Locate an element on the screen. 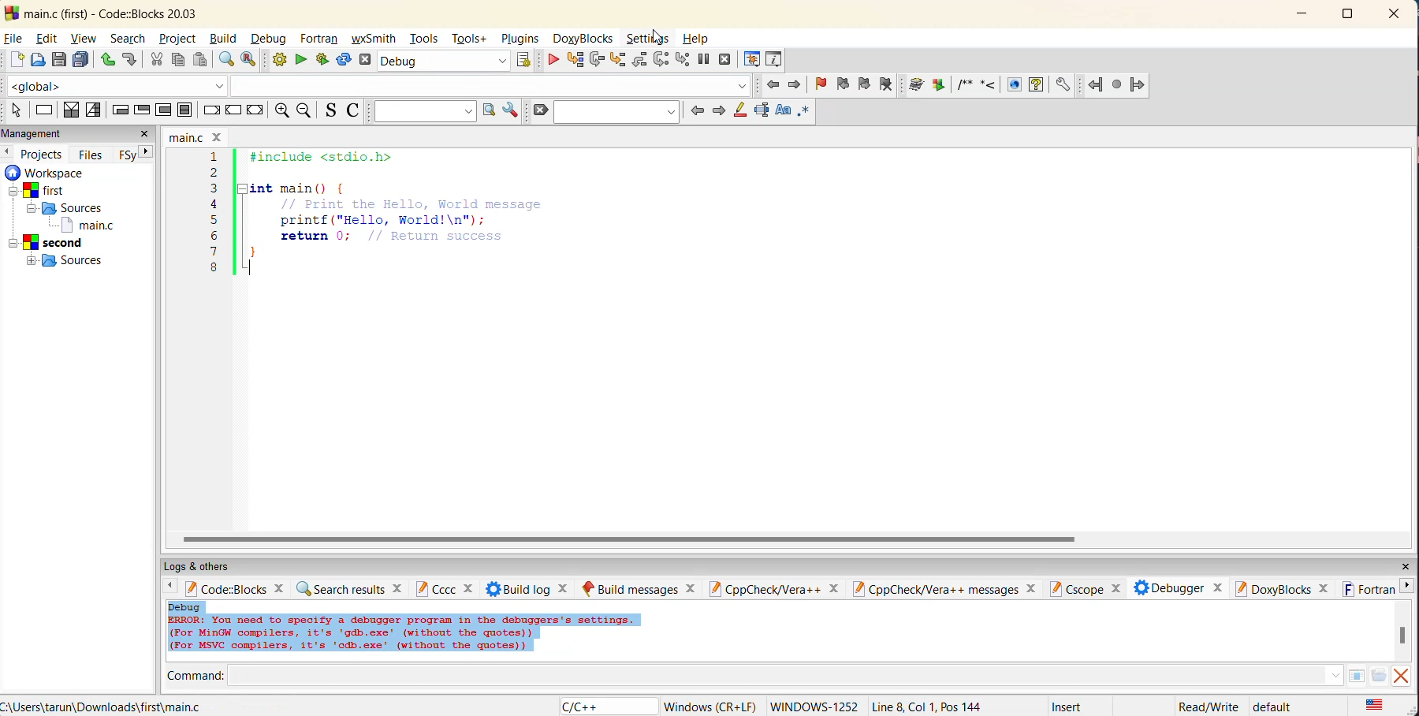 This screenshot has height=716, width=1419. select is located at coordinates (17, 111).